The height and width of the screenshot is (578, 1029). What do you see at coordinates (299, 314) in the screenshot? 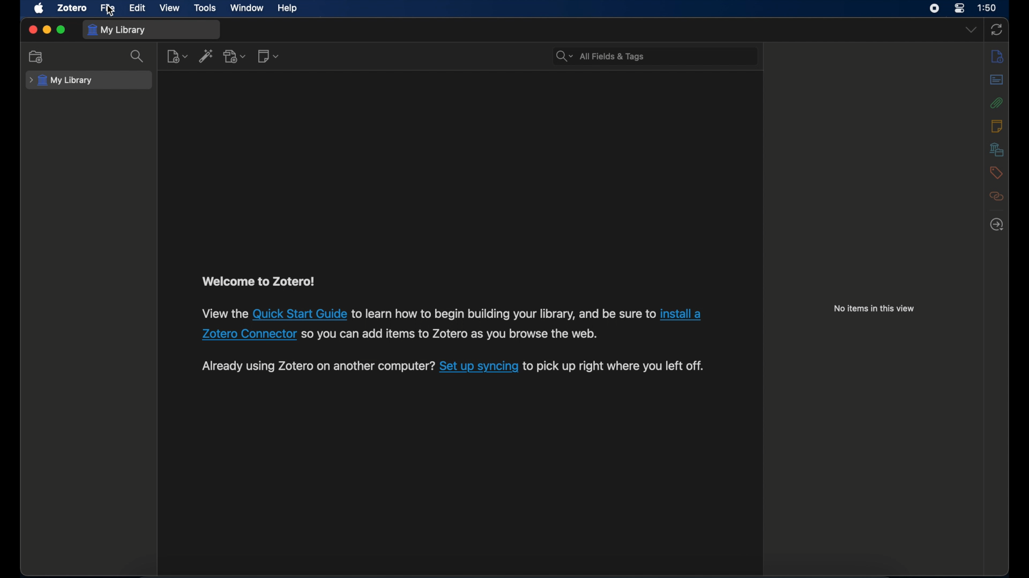
I see `Quick install guide` at bounding box center [299, 314].